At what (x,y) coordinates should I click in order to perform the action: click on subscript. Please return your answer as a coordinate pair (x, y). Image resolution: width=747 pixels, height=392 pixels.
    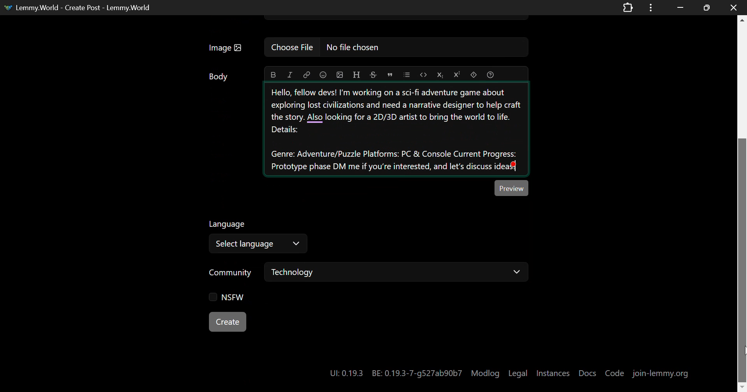
    Looking at the image, I should click on (441, 73).